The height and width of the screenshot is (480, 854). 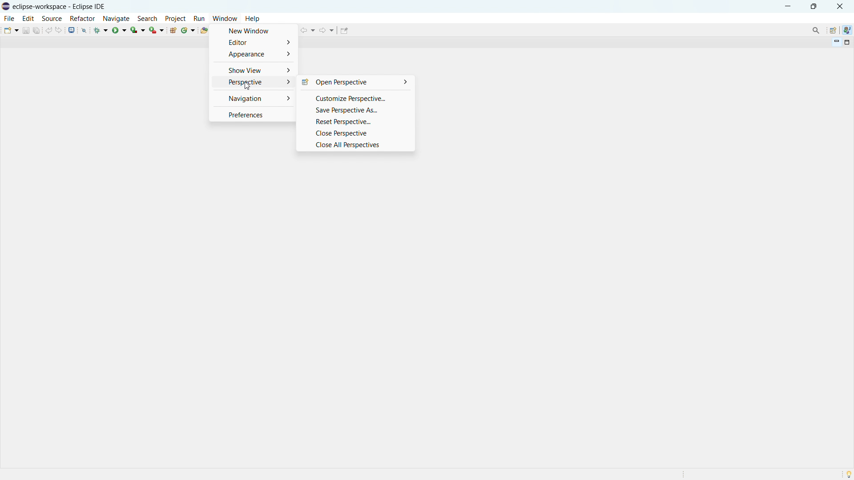 What do you see at coordinates (308, 30) in the screenshot?
I see `back` at bounding box center [308, 30].